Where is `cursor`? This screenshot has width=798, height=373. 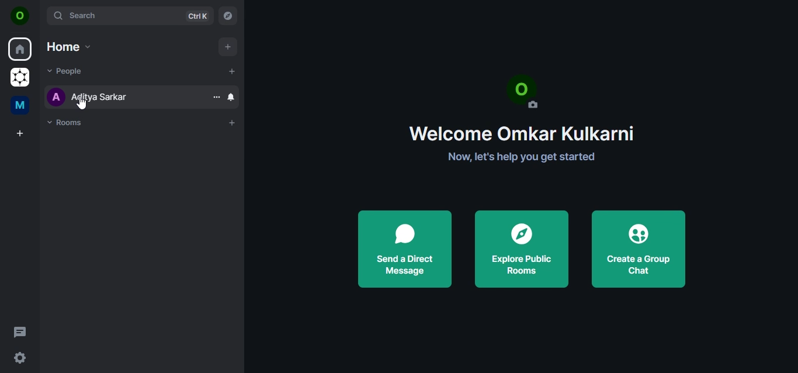 cursor is located at coordinates (82, 104).